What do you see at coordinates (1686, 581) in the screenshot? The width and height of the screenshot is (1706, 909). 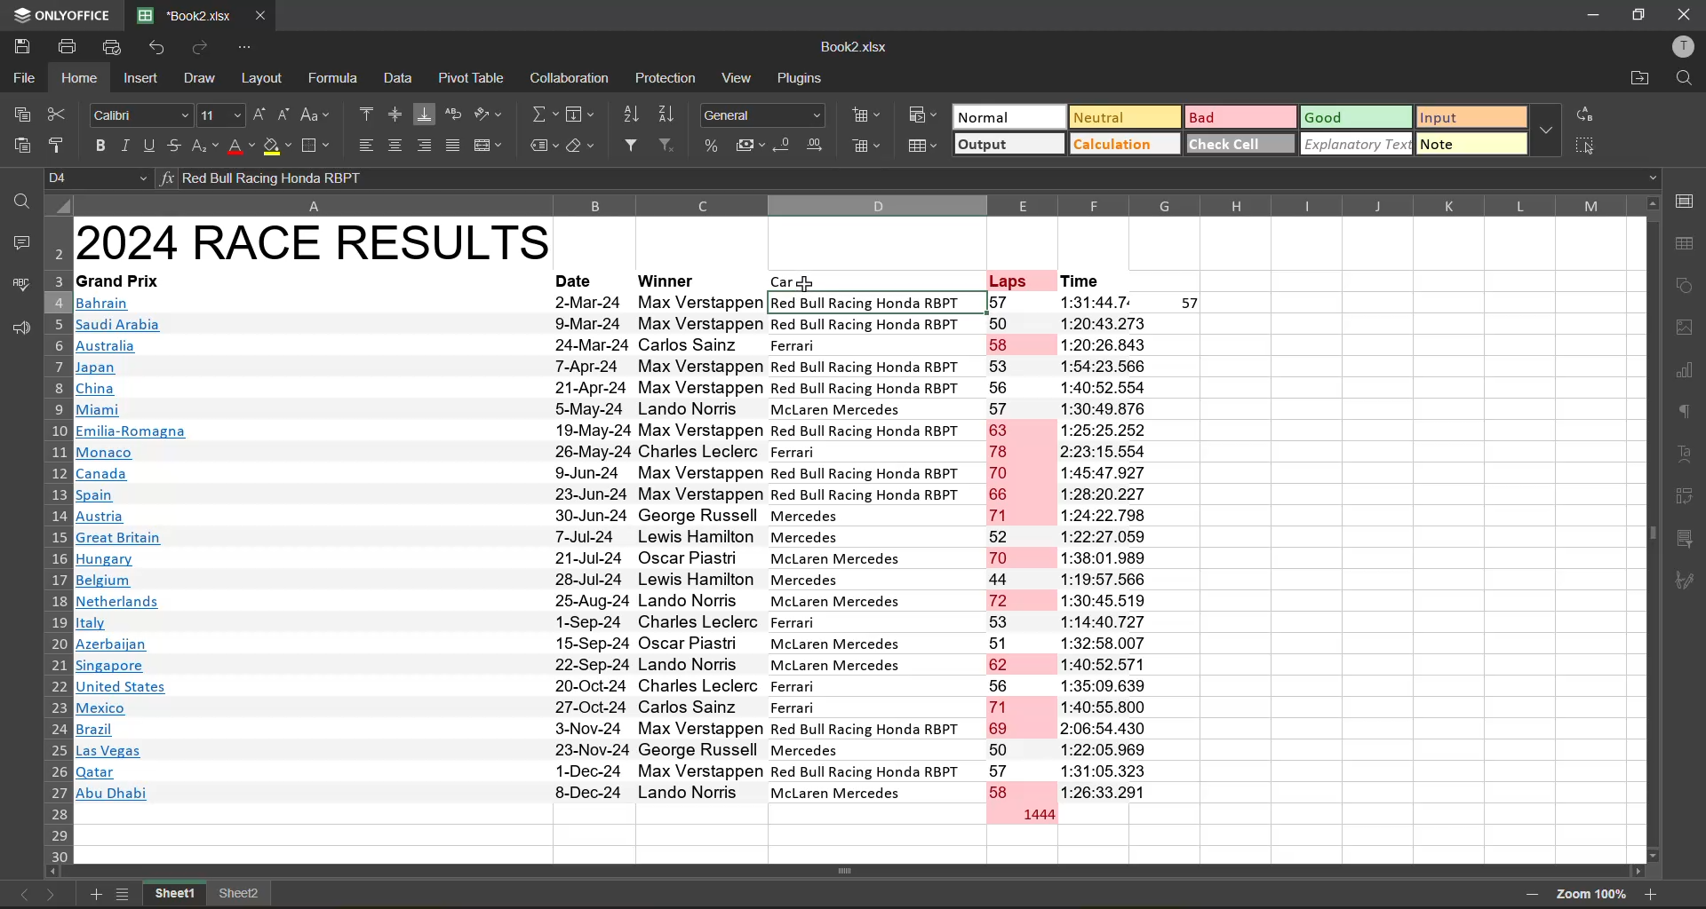 I see `signature` at bounding box center [1686, 581].